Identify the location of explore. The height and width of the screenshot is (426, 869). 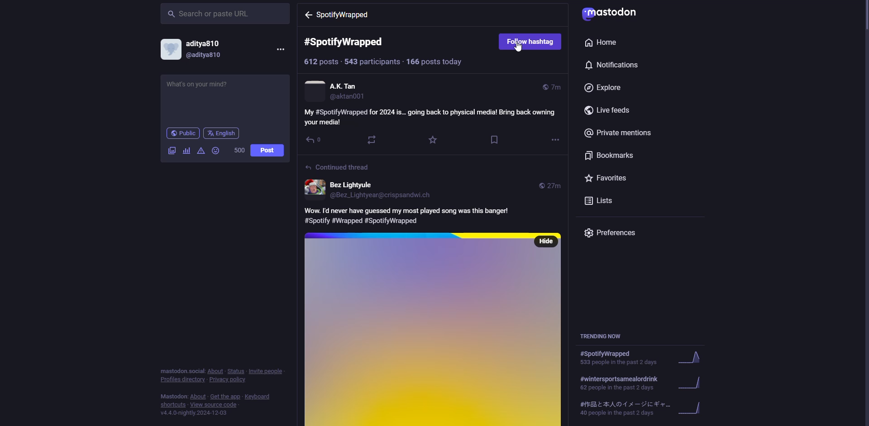
(606, 88).